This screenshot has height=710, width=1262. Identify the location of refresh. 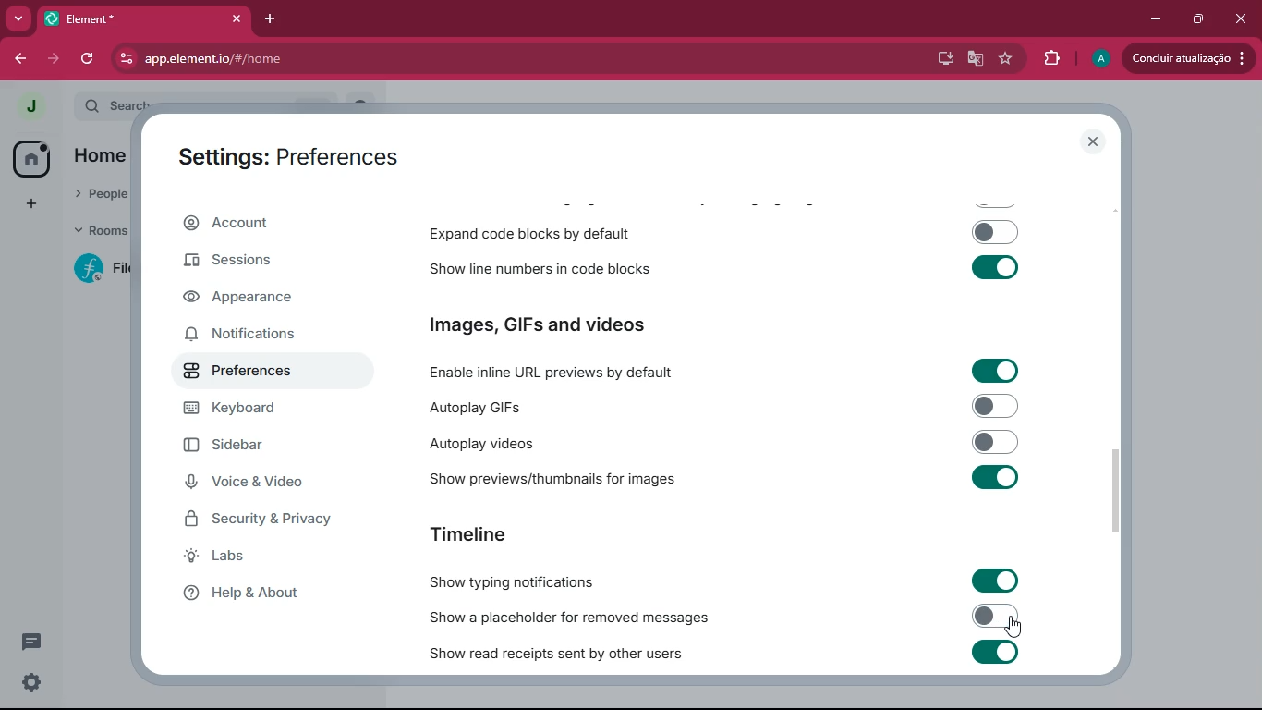
(89, 59).